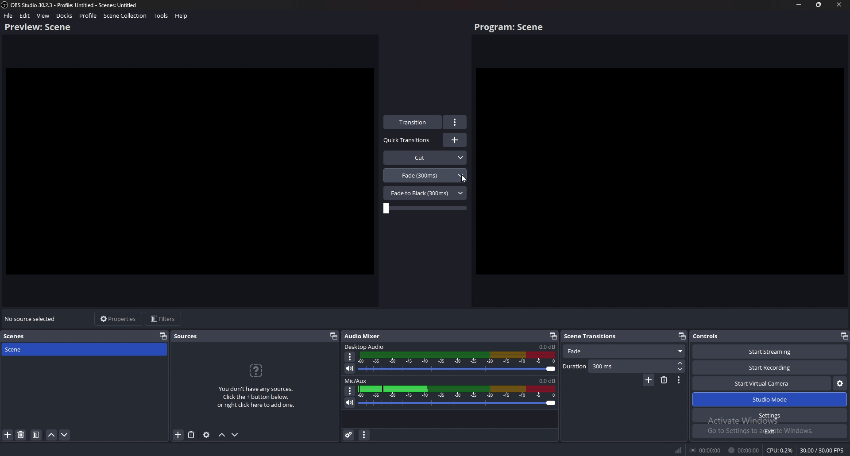  I want to click on minimize, so click(800, 4).